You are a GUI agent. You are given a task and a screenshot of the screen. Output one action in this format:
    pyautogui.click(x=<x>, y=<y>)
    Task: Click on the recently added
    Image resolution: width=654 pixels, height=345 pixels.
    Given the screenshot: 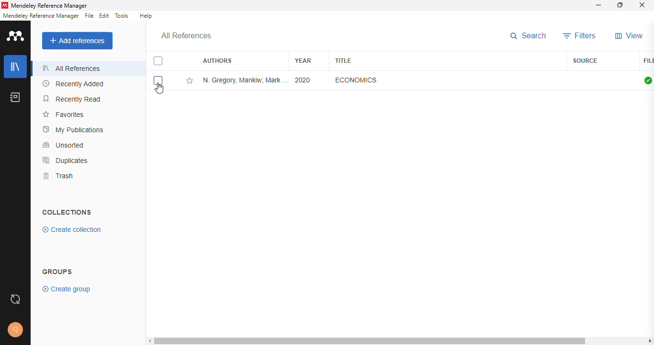 What is the action you would take?
    pyautogui.click(x=74, y=84)
    